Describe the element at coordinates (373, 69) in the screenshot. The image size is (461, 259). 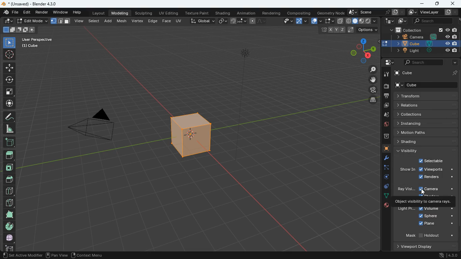
I see `zoom` at that location.